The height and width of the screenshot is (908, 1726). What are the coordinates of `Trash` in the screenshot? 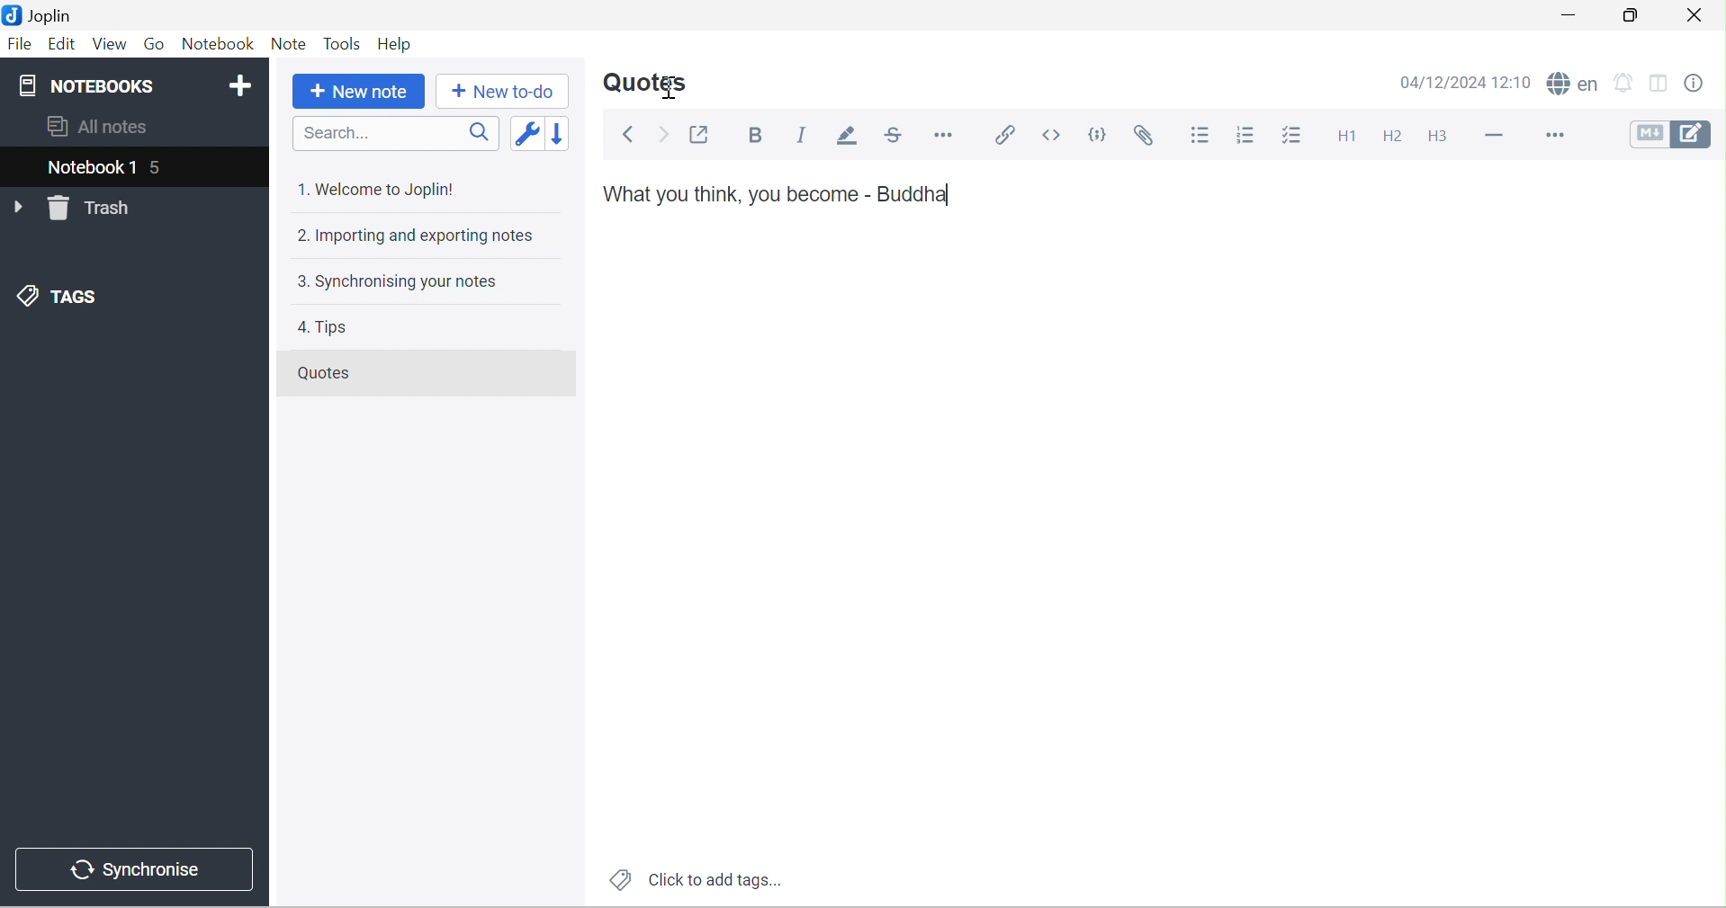 It's located at (96, 209).